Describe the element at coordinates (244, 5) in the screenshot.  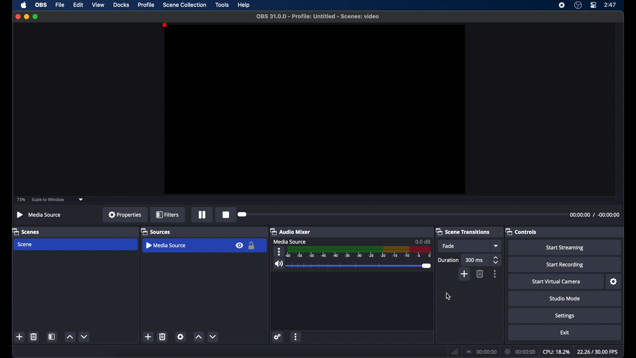
I see `help` at that location.